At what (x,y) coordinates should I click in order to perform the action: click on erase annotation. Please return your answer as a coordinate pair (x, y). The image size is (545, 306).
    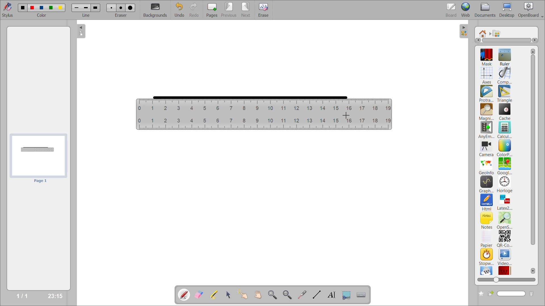
    Looking at the image, I should click on (200, 295).